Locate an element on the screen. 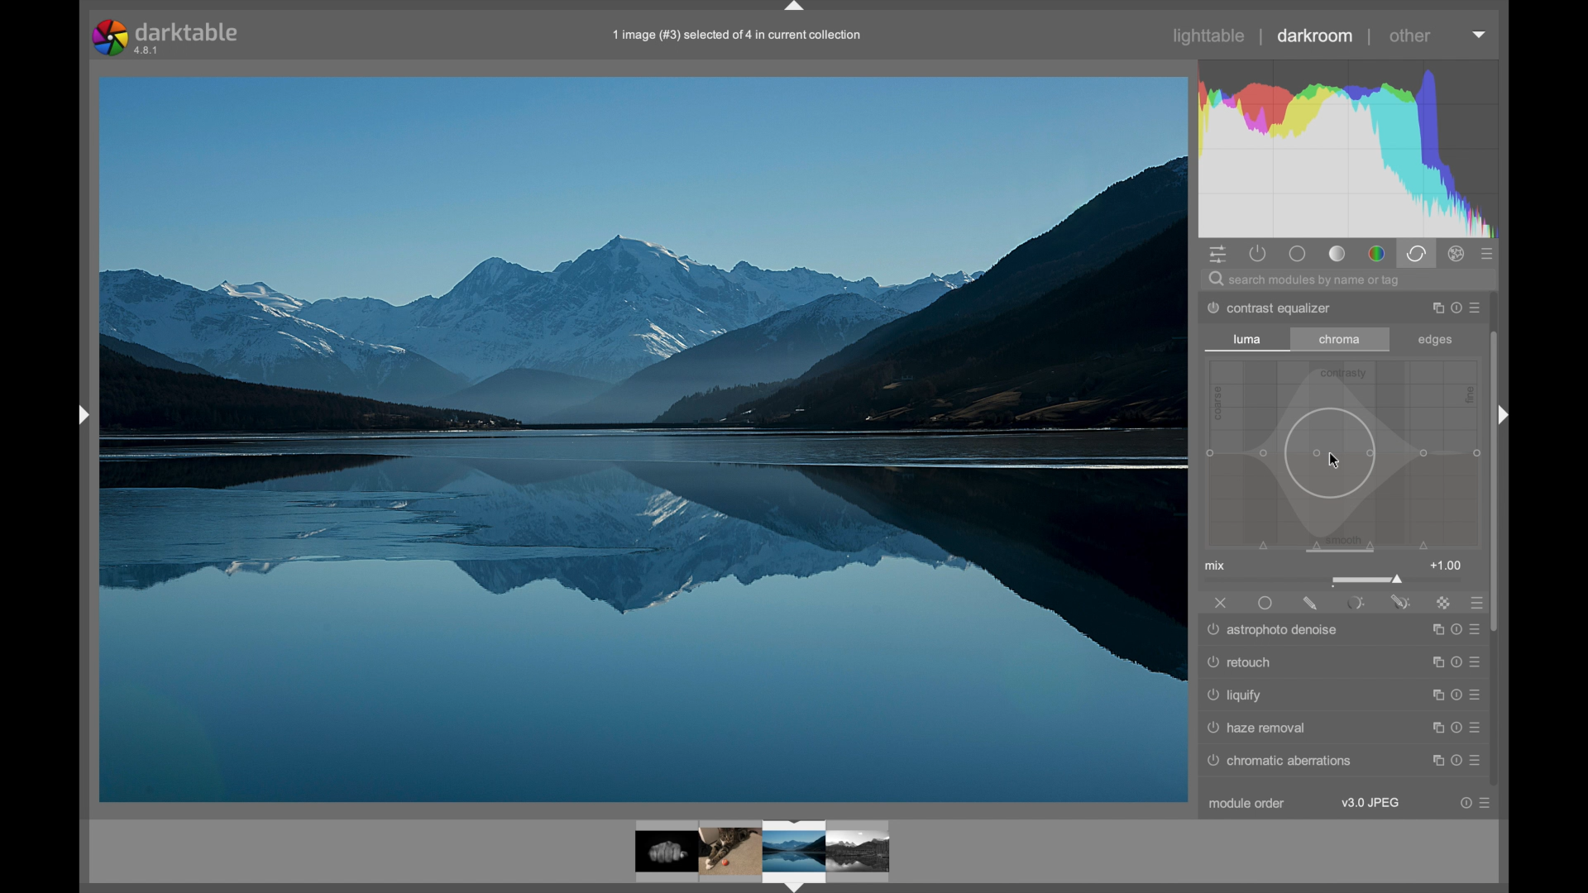 Image resolution: width=1588 pixels, height=893 pixels. denoise is located at coordinates (1266, 695).